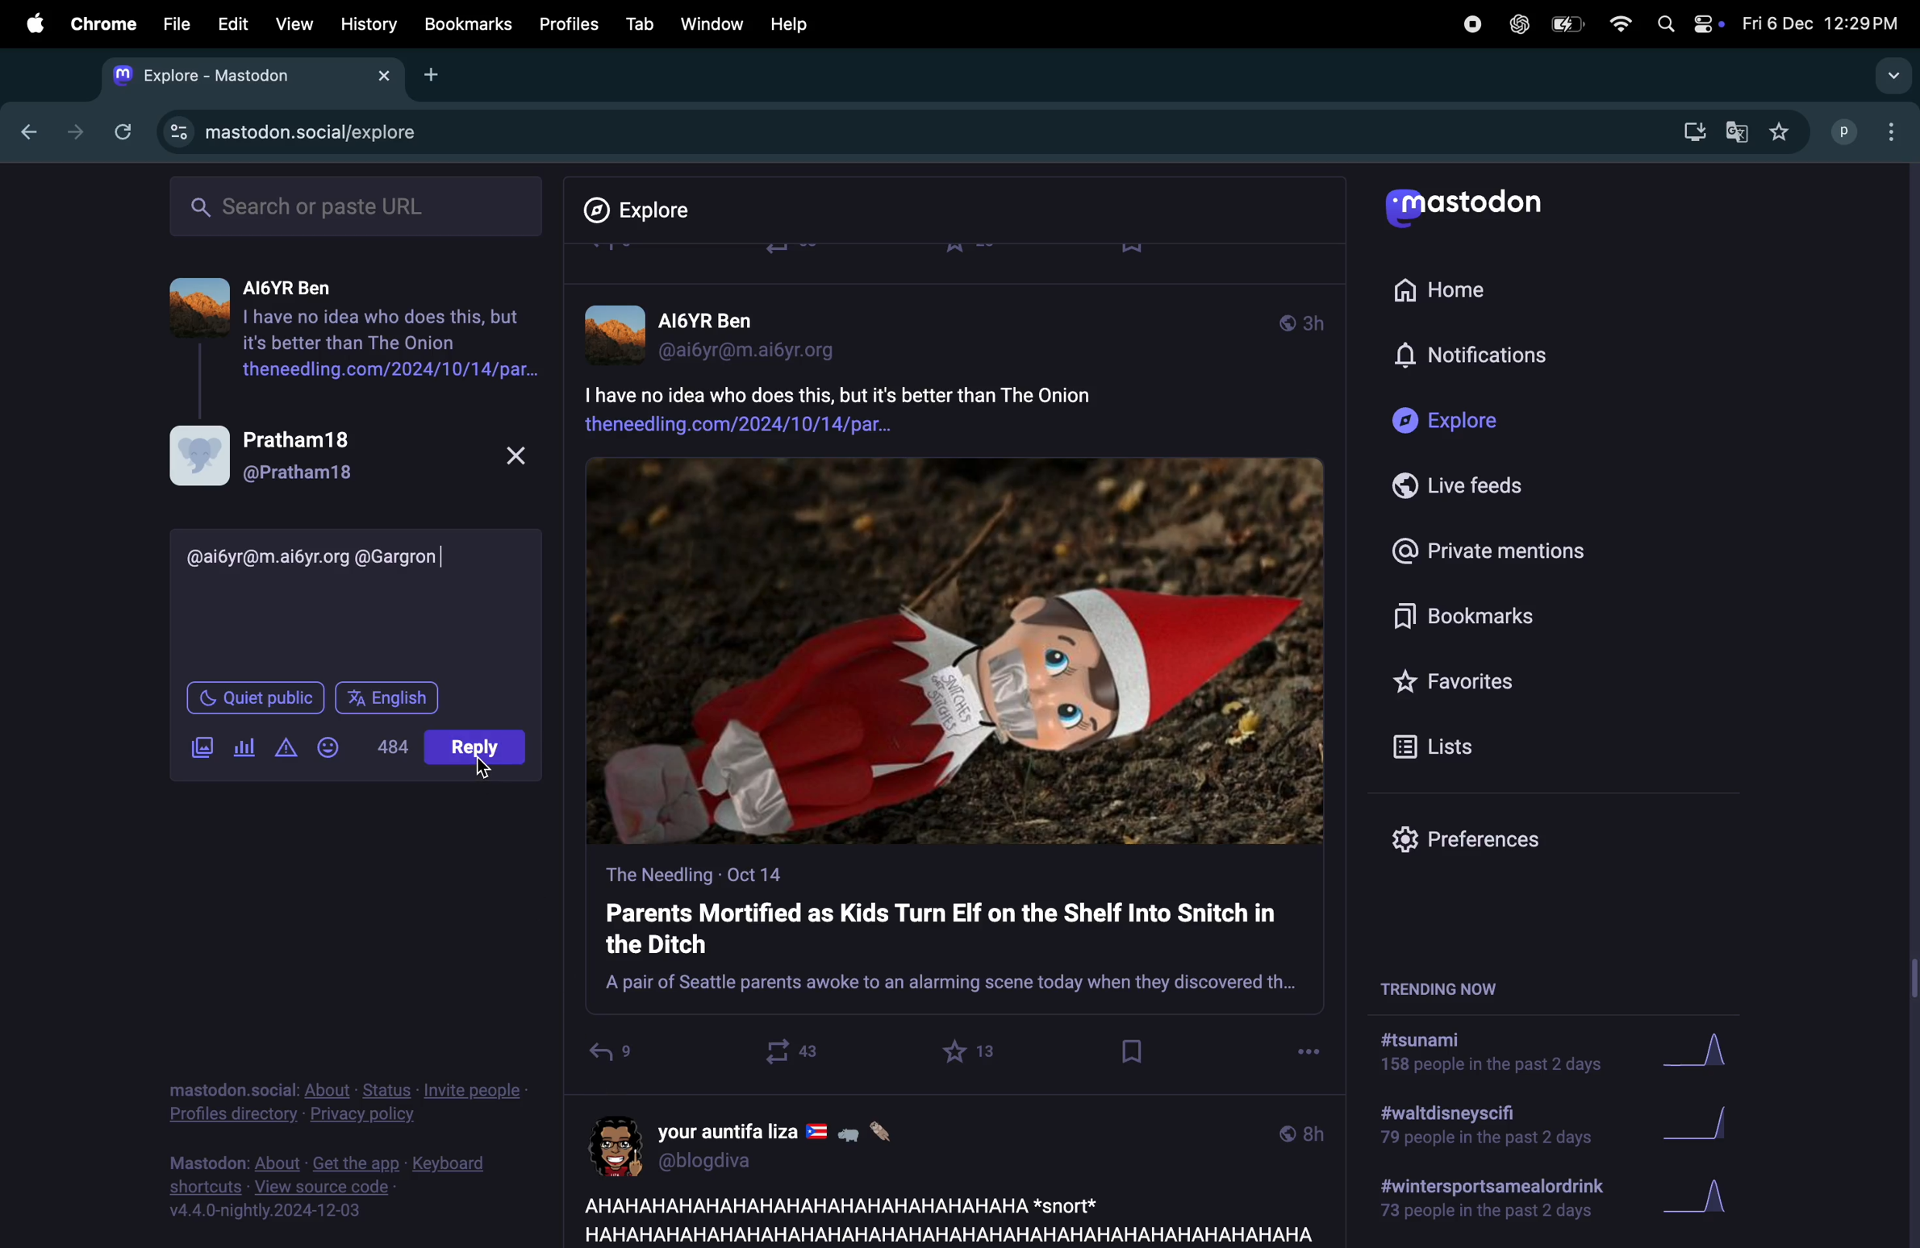 Image resolution: width=1920 pixels, height=1248 pixels. Describe the element at coordinates (1442, 746) in the screenshot. I see `lists` at that location.